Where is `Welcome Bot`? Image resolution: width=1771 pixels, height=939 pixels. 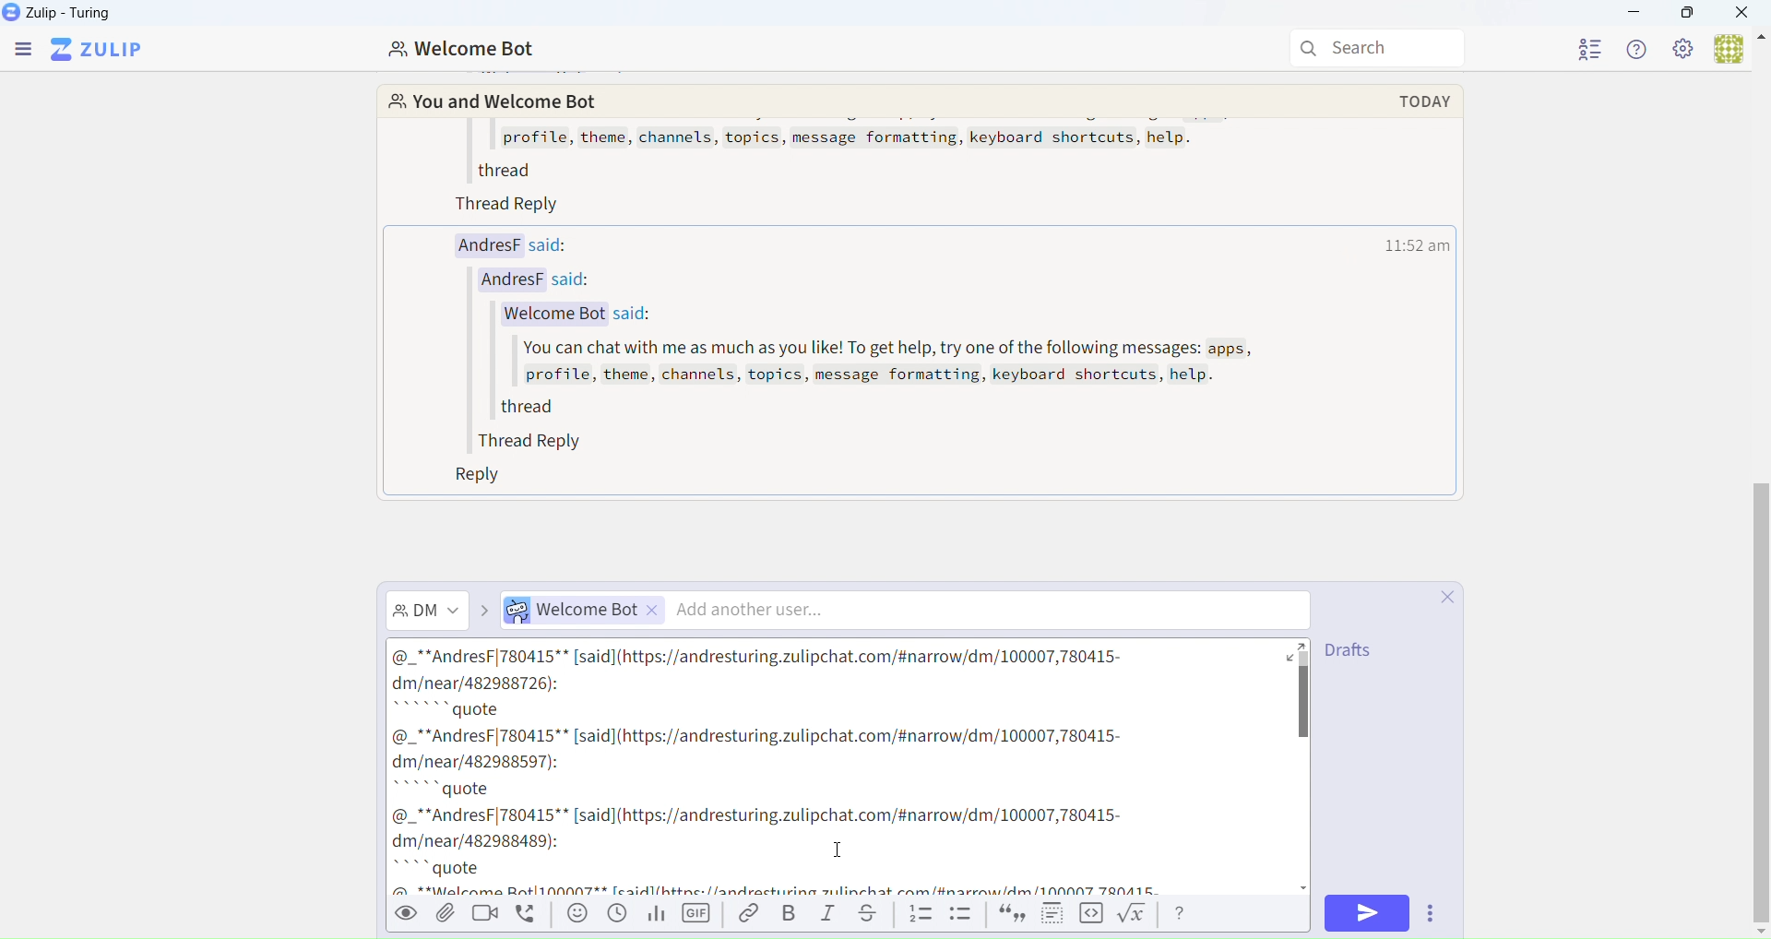
Welcome Bot is located at coordinates (467, 52).